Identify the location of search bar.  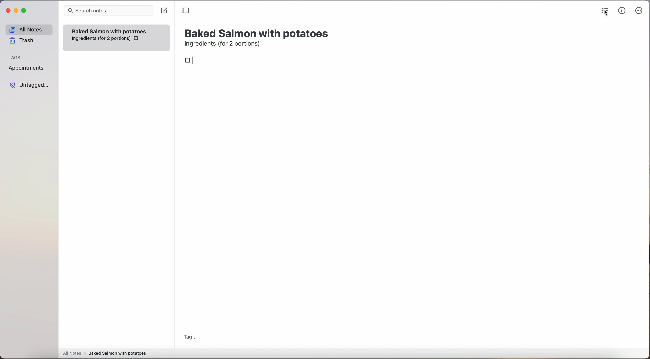
(109, 11).